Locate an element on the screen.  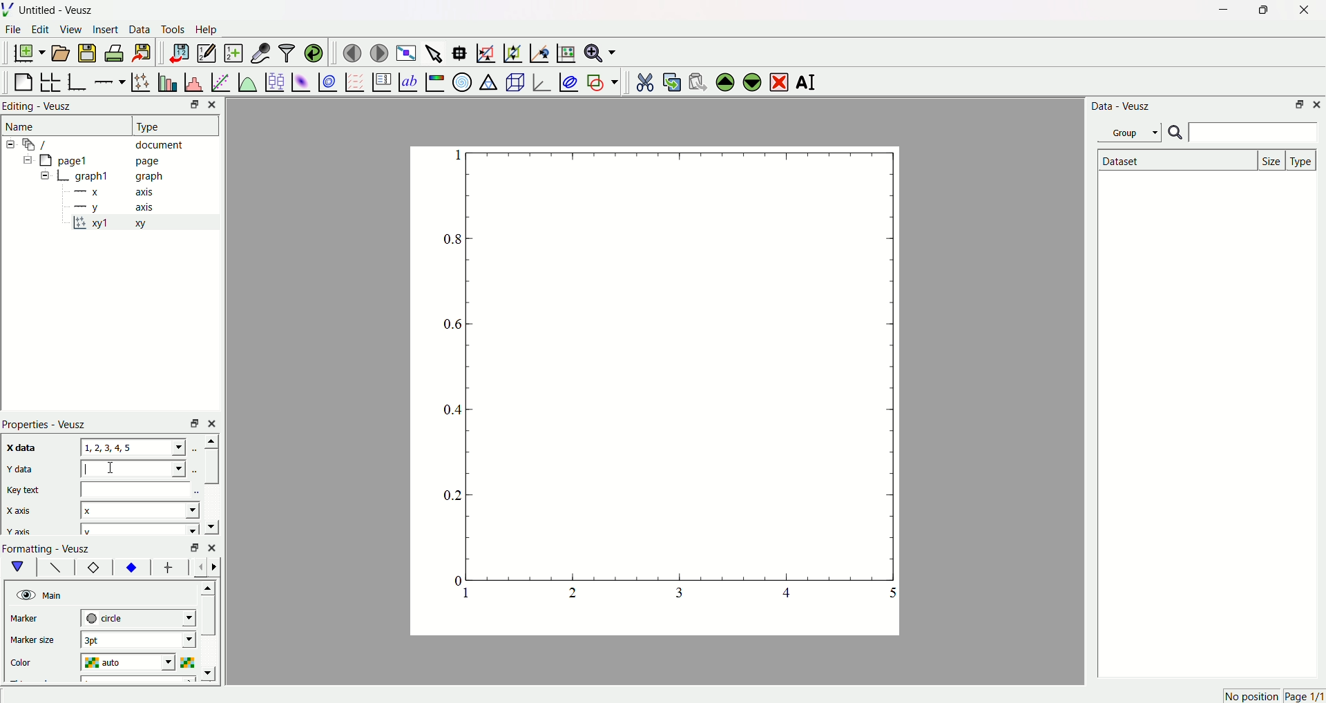
plot box plots is located at coordinates (274, 80).